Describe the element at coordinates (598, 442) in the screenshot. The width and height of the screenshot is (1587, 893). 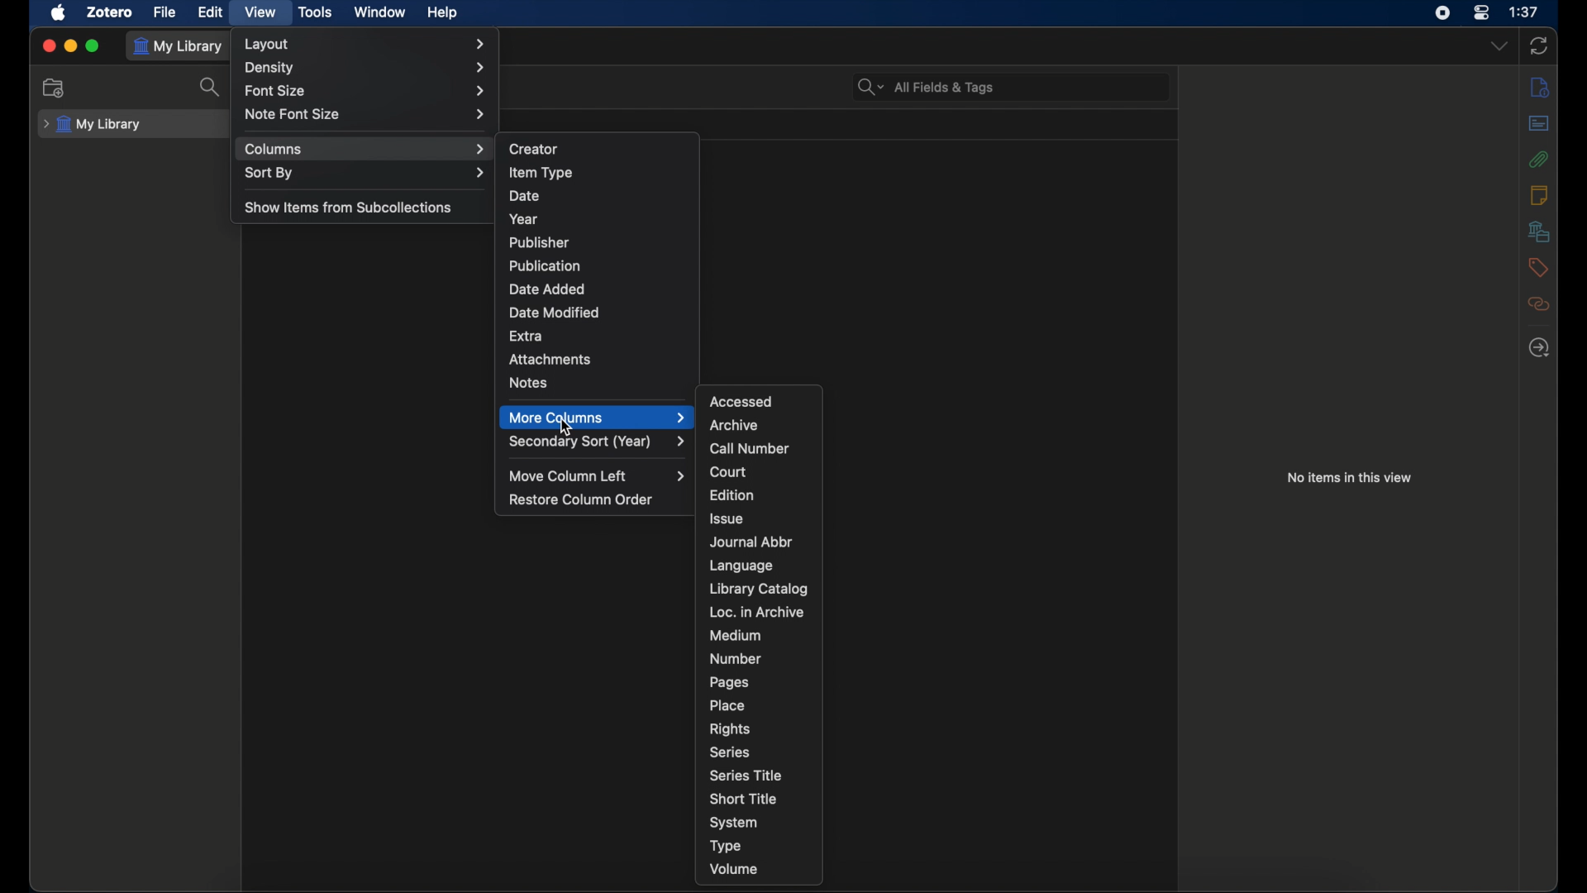
I see `secondary sort` at that location.